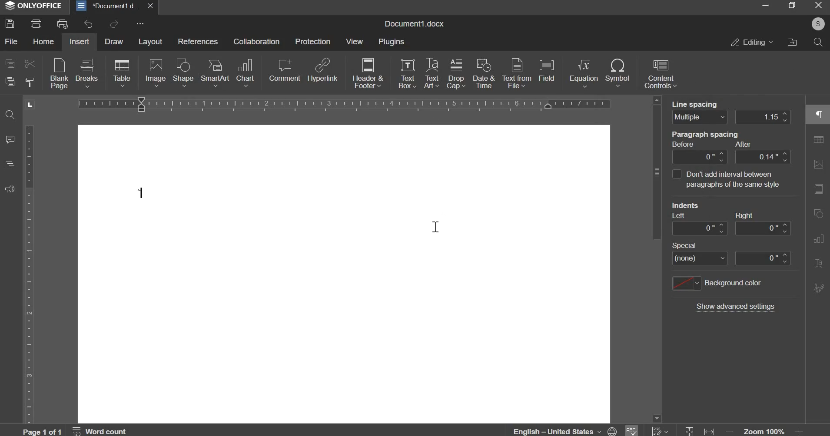 This screenshot has height=436, width=830. What do you see at coordinates (697, 102) in the screenshot?
I see `line spacing` at bounding box center [697, 102].